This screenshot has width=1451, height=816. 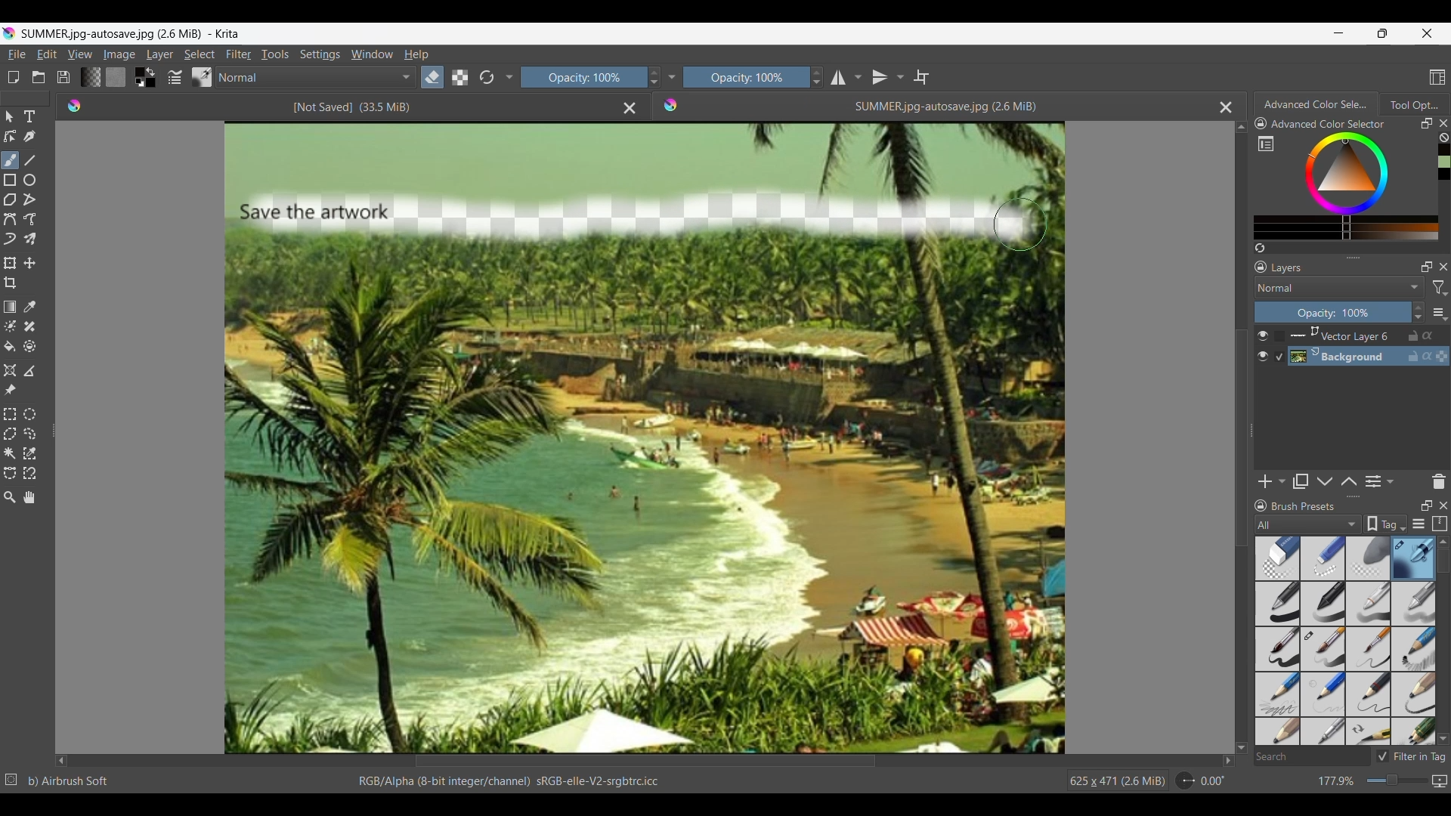 What do you see at coordinates (91, 77) in the screenshot?
I see `Fill gradients` at bounding box center [91, 77].